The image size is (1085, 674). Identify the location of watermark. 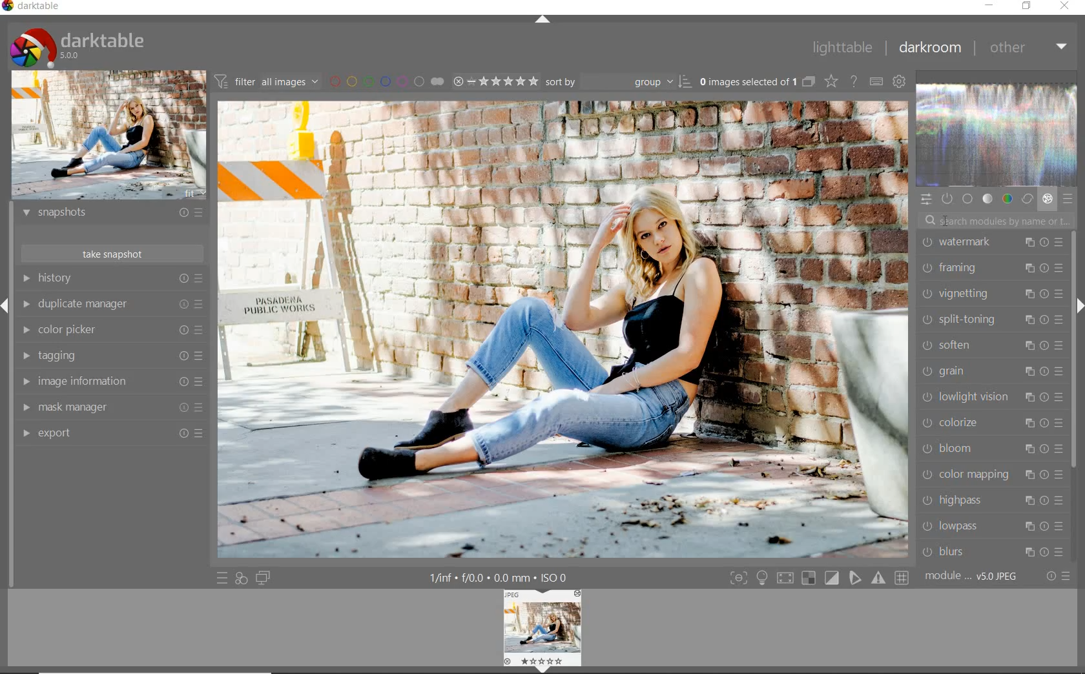
(993, 244).